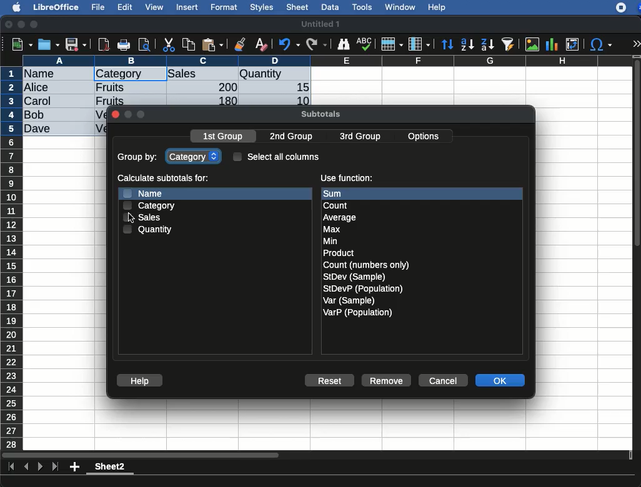  What do you see at coordinates (110, 100) in the screenshot?
I see `Fruits` at bounding box center [110, 100].